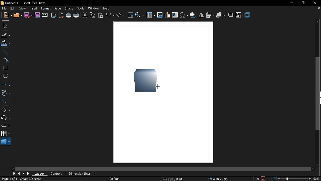 This screenshot has width=321, height=181. What do you see at coordinates (131, 15) in the screenshot?
I see `grid` at bounding box center [131, 15].